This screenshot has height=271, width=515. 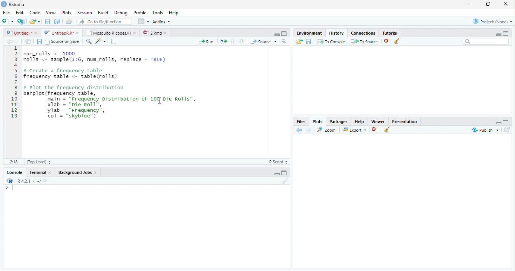 What do you see at coordinates (146, 226) in the screenshot?
I see `Console` at bounding box center [146, 226].